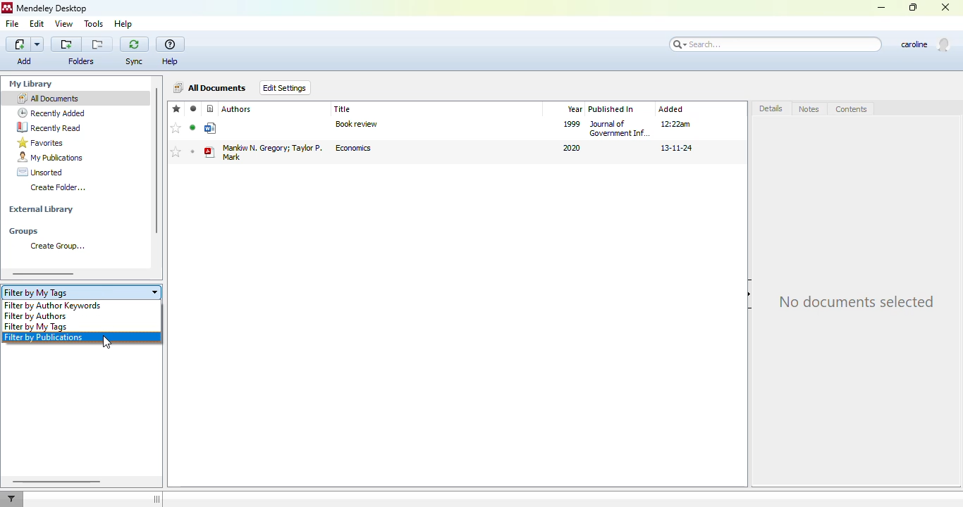  What do you see at coordinates (30, 84) in the screenshot?
I see `my library` at bounding box center [30, 84].